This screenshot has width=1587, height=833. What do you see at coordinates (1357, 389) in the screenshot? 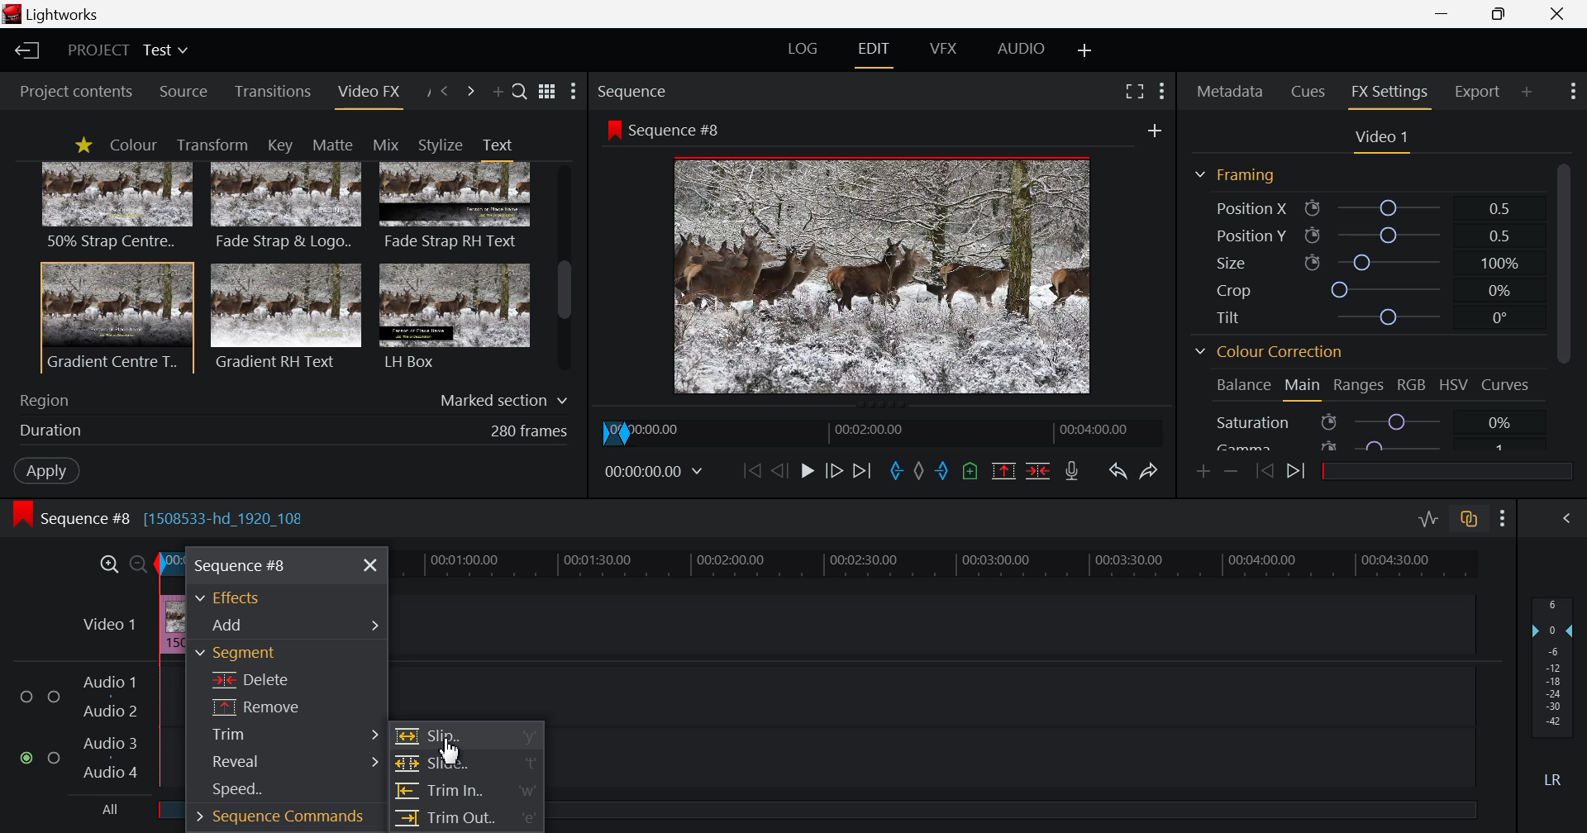
I see `Ranges` at bounding box center [1357, 389].